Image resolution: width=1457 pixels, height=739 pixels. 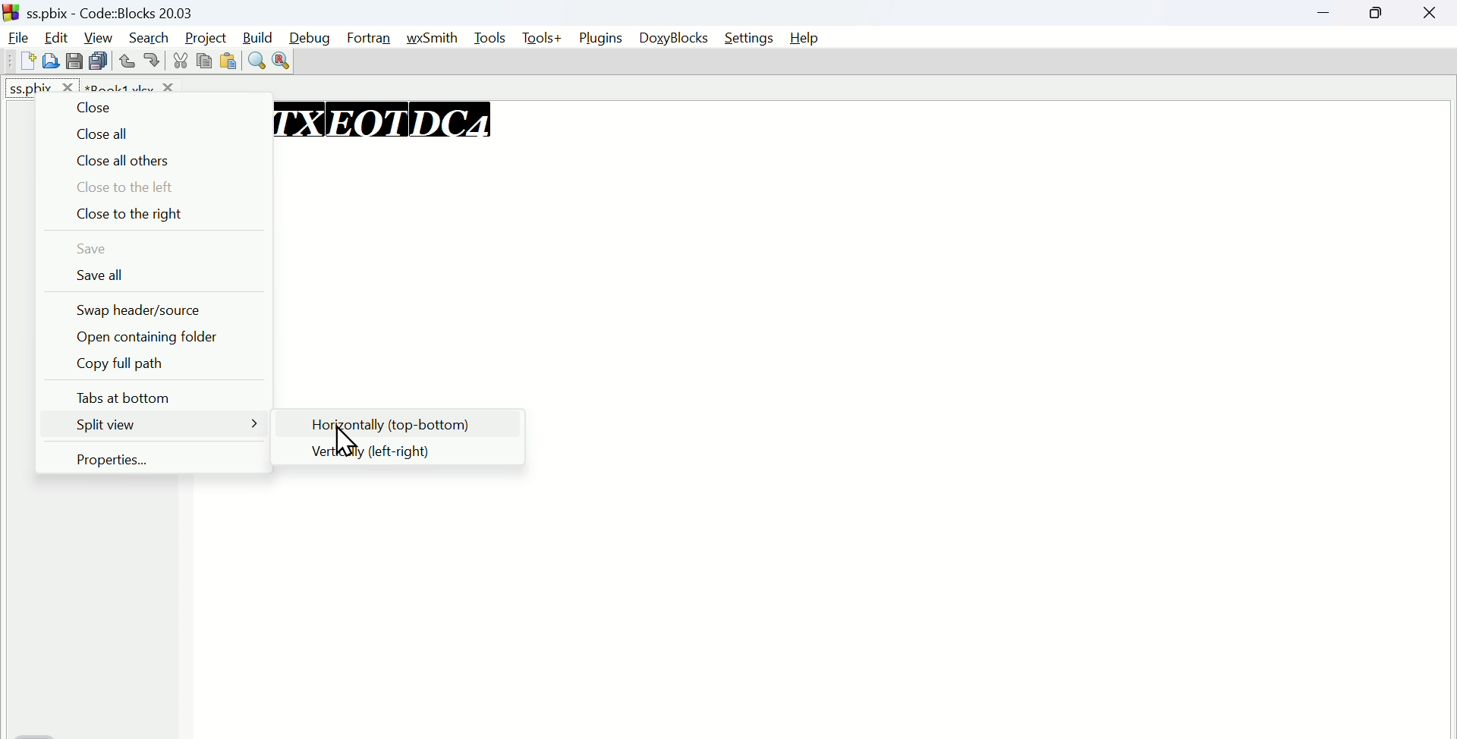 I want to click on Copy, so click(x=201, y=62).